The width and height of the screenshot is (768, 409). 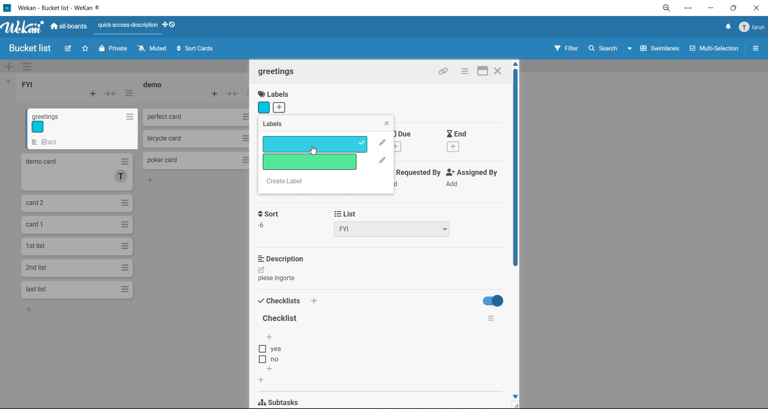 I want to click on card 4, so click(x=76, y=225).